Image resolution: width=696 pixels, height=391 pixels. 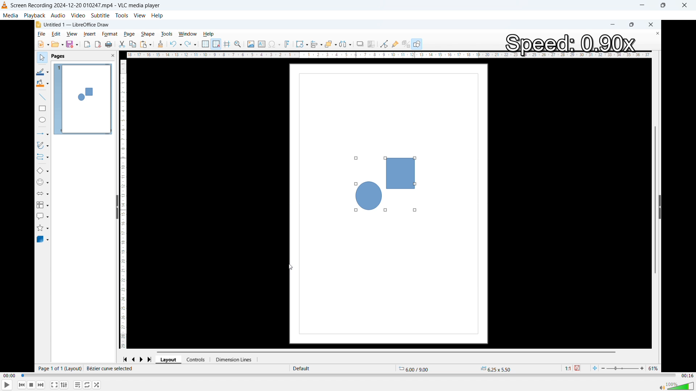 What do you see at coordinates (140, 15) in the screenshot?
I see `View ` at bounding box center [140, 15].